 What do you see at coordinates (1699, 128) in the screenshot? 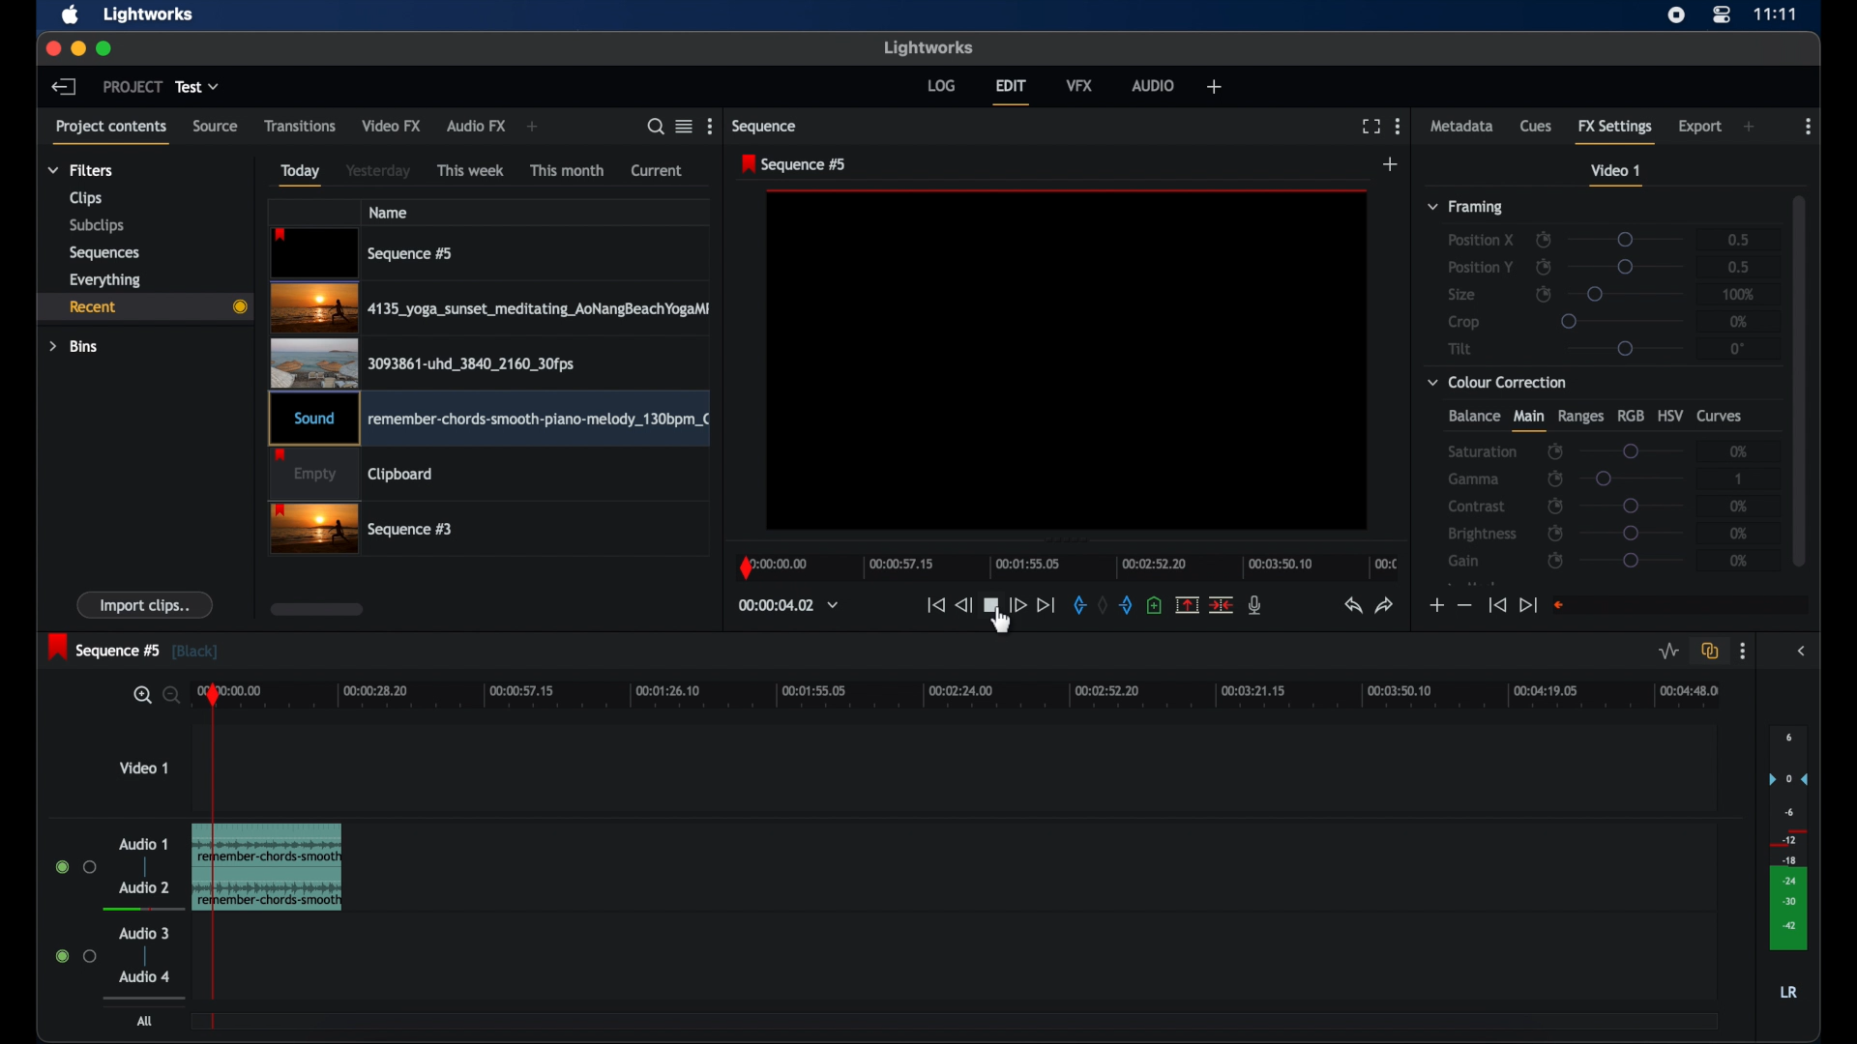
I see `export` at bounding box center [1699, 128].